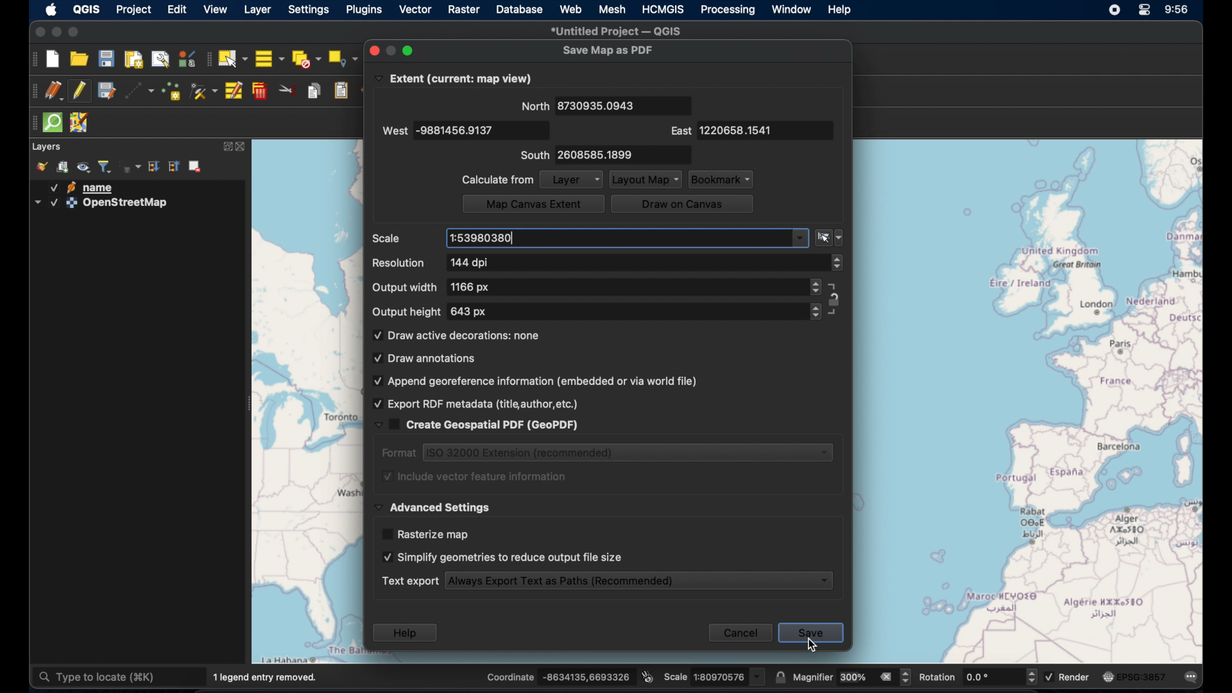 The width and height of the screenshot is (1232, 693). What do you see at coordinates (206, 58) in the screenshot?
I see `selection toolbar` at bounding box center [206, 58].